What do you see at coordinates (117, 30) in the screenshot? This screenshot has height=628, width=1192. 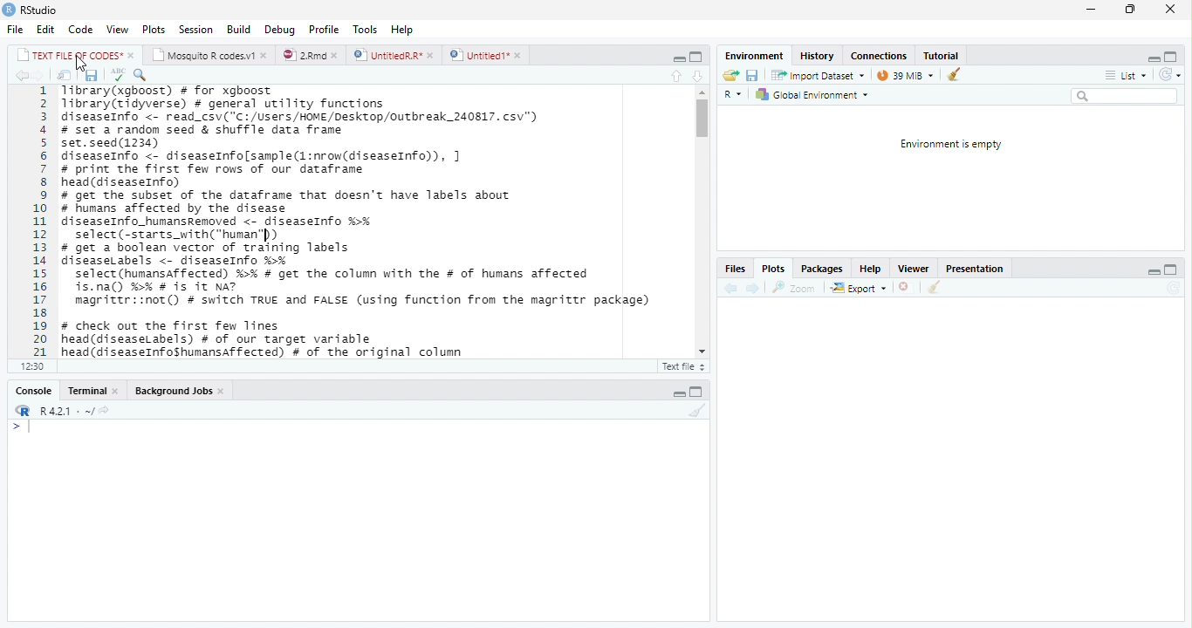 I see `View` at bounding box center [117, 30].